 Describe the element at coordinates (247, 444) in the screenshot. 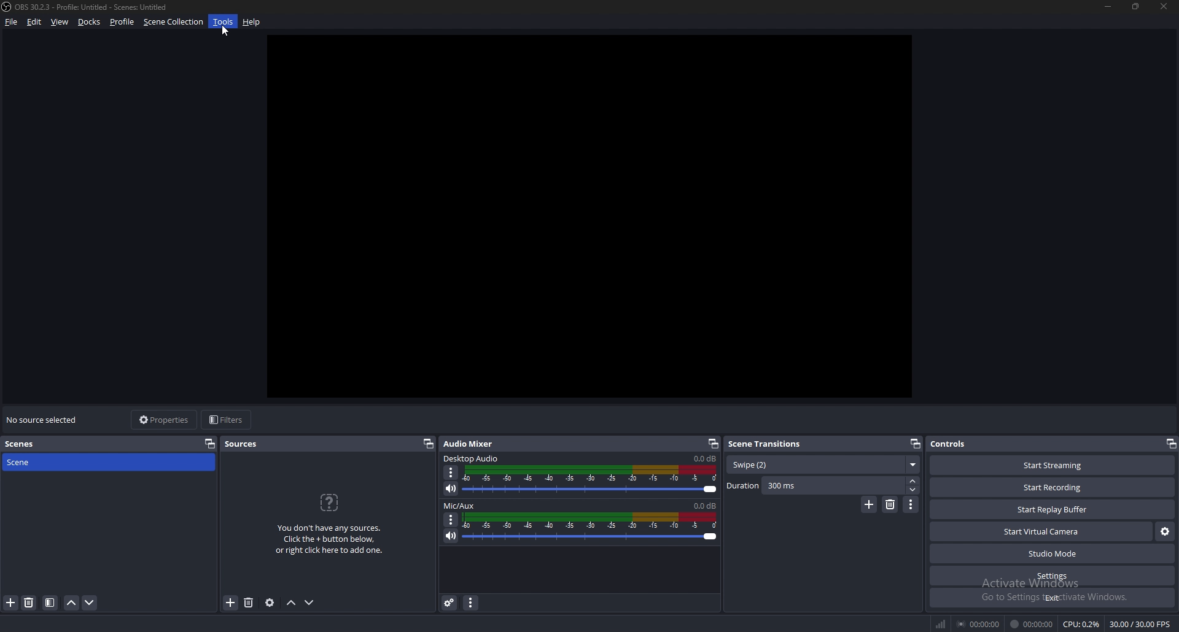

I see `sources` at that location.